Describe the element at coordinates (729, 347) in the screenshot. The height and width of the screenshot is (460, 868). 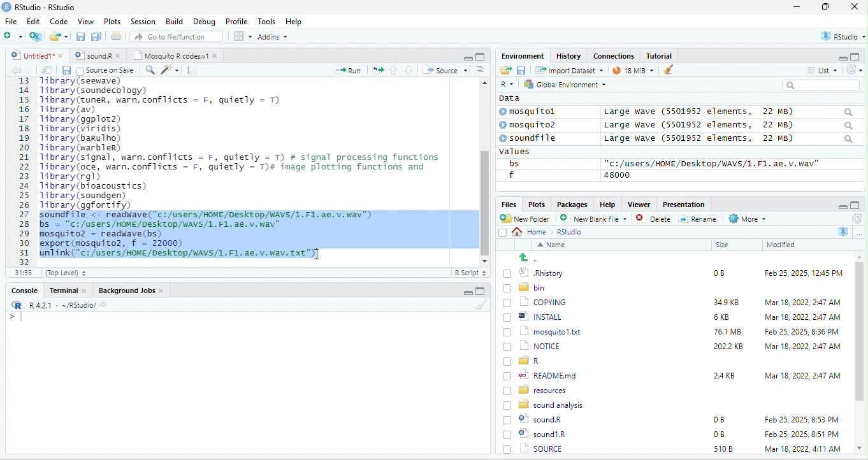
I see `2022 KB` at that location.